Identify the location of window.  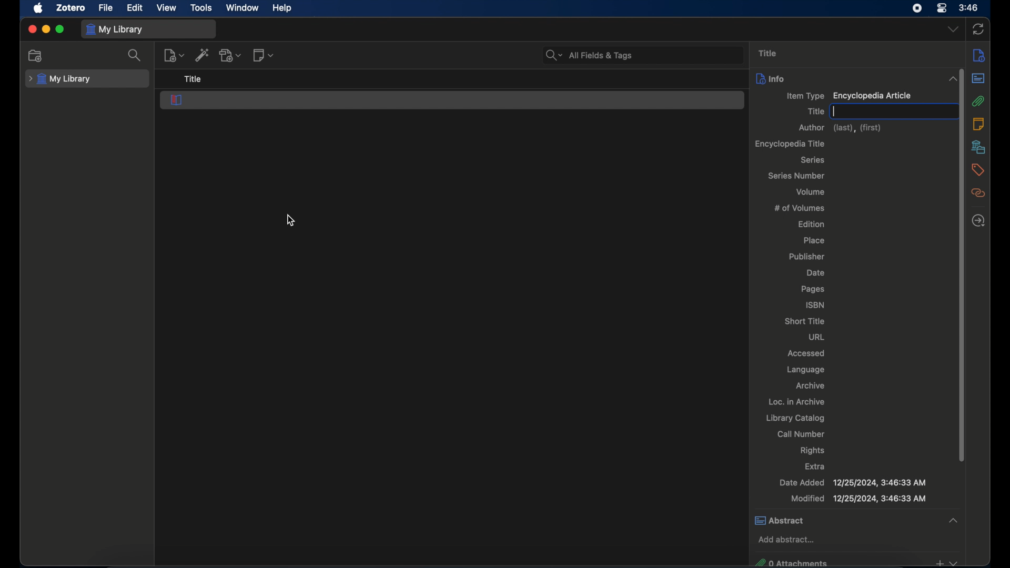
(243, 8).